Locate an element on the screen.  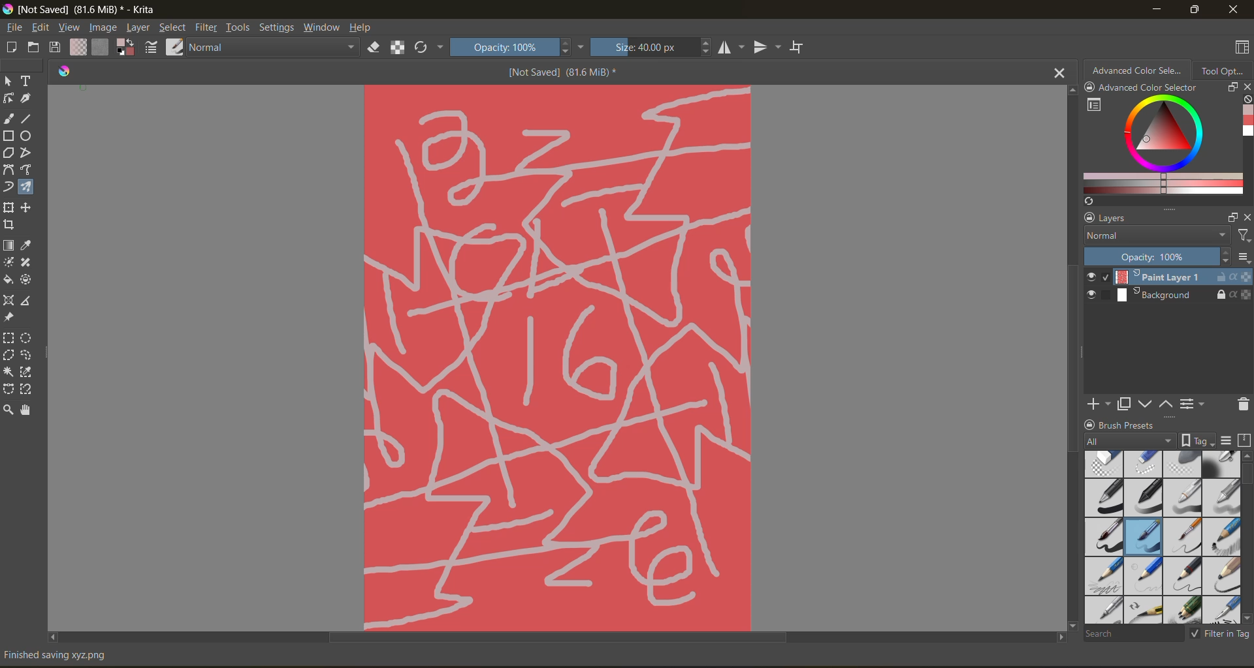
select is located at coordinates (171, 28).